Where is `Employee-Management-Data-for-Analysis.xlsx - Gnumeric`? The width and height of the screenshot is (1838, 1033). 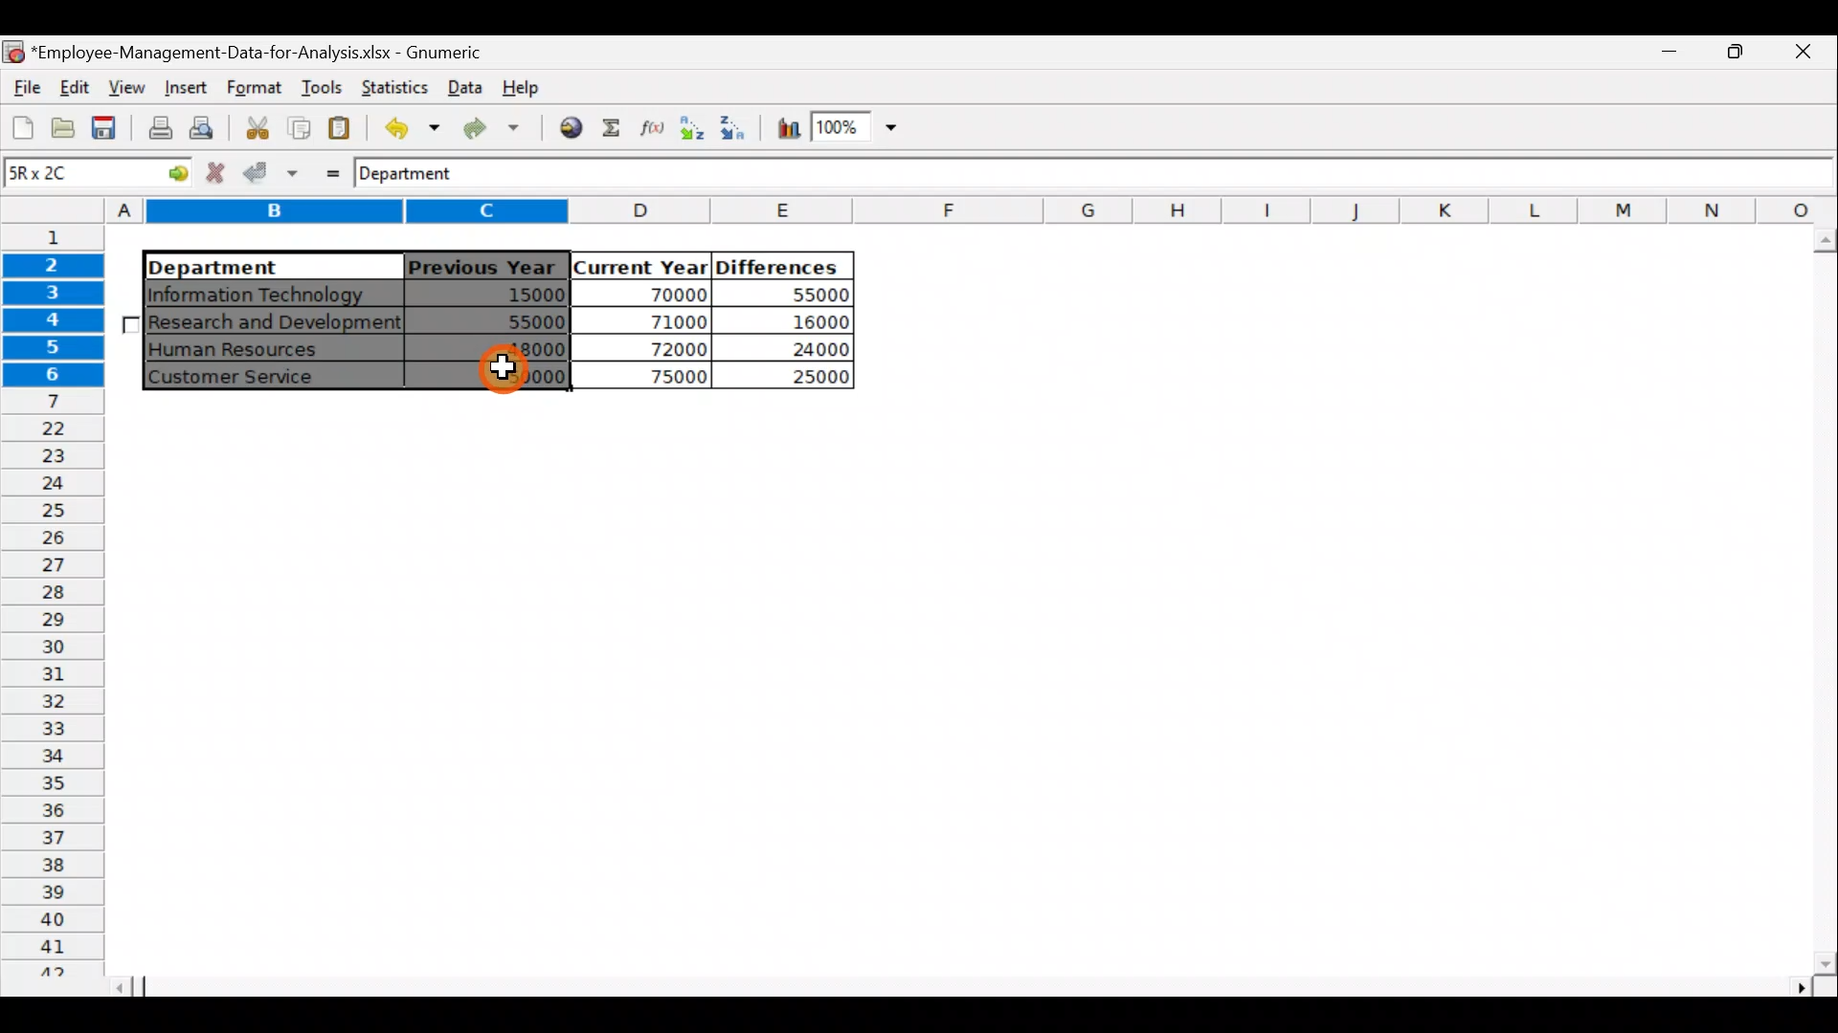 Employee-Management-Data-for-Analysis.xlsx - Gnumeric is located at coordinates (270, 51).